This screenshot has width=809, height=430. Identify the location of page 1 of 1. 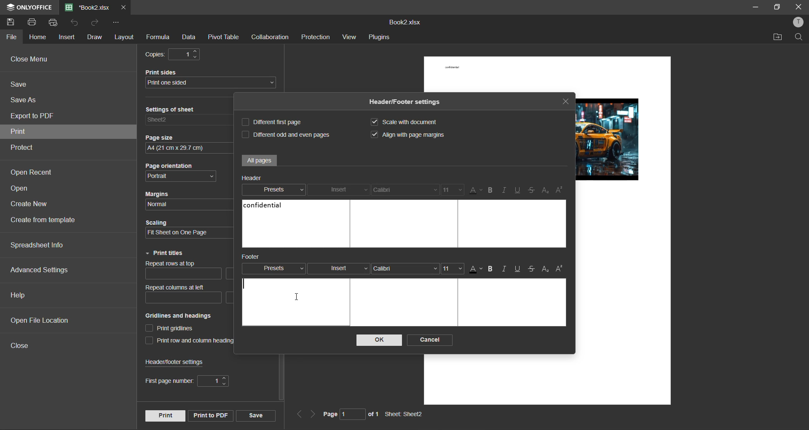
(351, 415).